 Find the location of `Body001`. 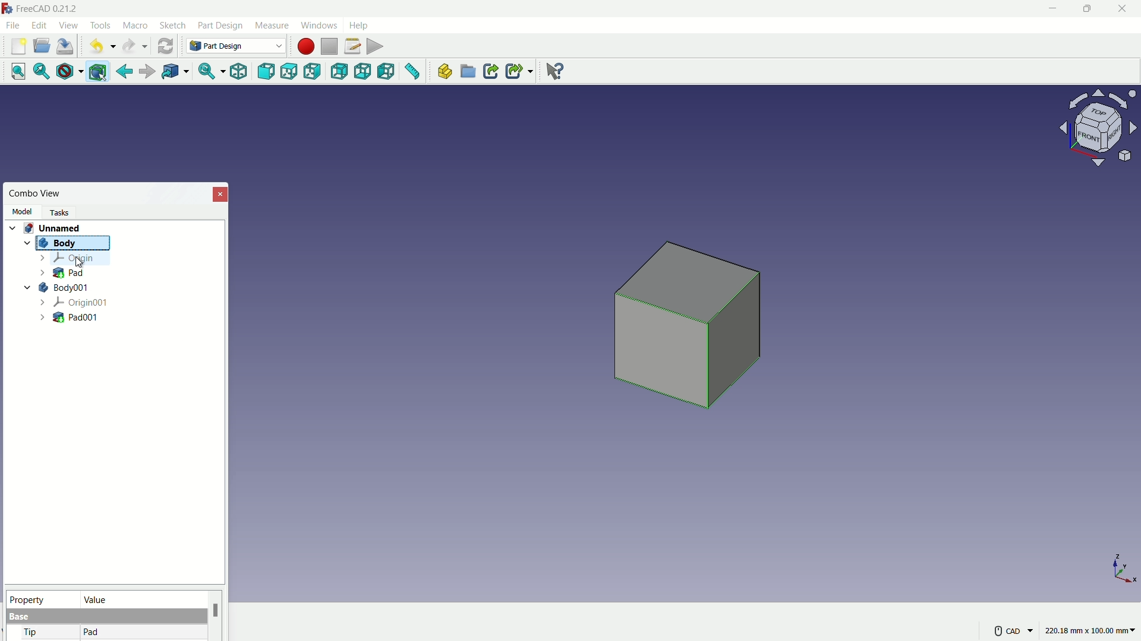

Body001 is located at coordinates (56, 287).